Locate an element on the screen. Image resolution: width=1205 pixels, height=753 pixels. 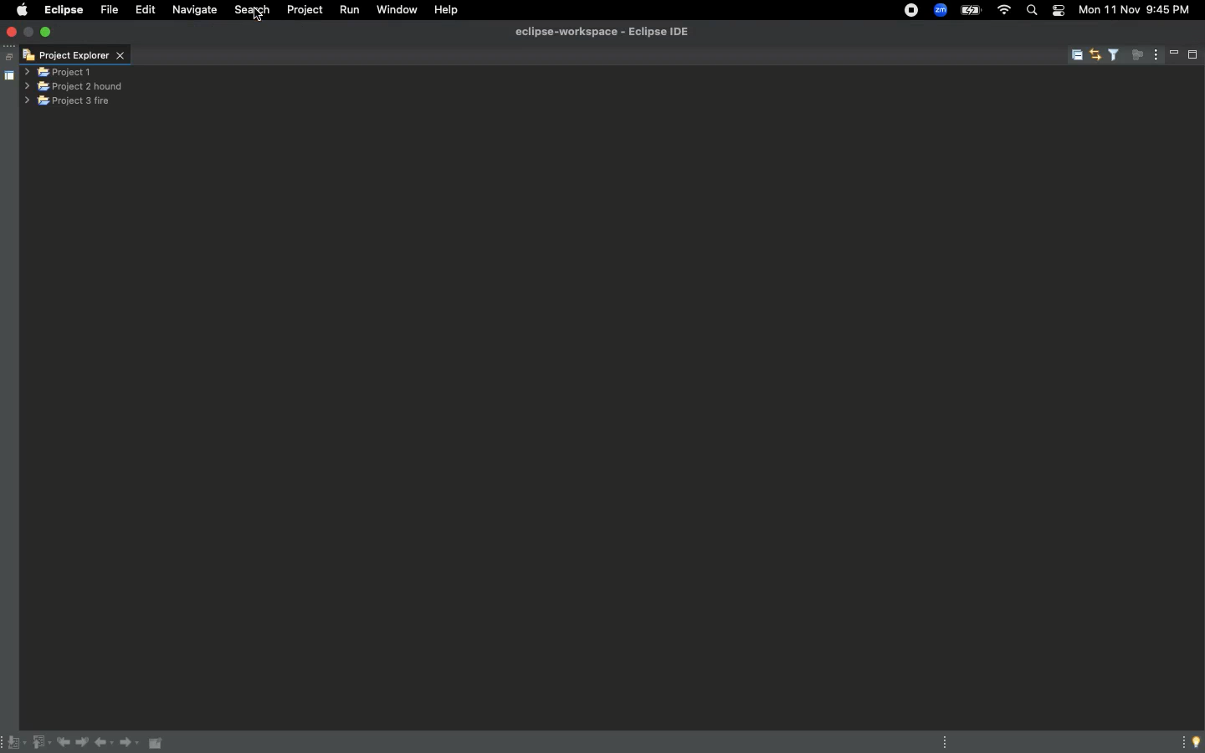
Tip of the day is located at coordinates (1192, 742).